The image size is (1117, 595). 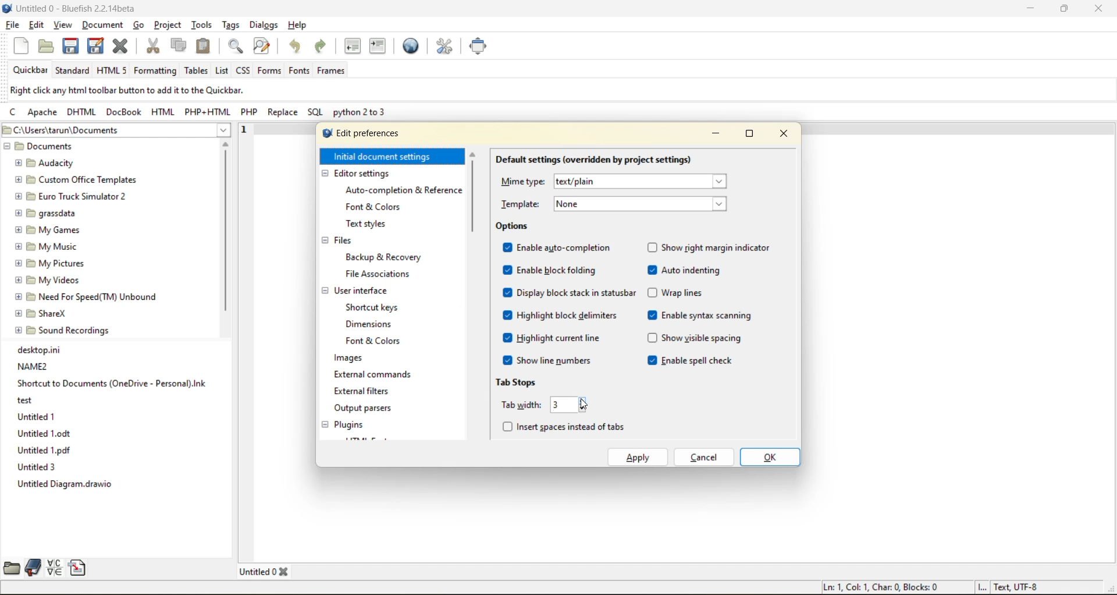 What do you see at coordinates (685, 271) in the screenshot?
I see `auto indenting` at bounding box center [685, 271].